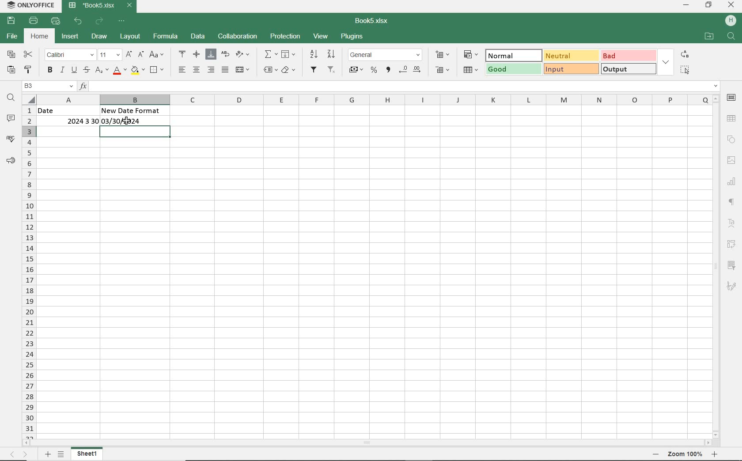 Image resolution: width=742 pixels, height=461 pixels. What do you see at coordinates (388, 71) in the screenshot?
I see `COMMA STYLE` at bounding box center [388, 71].